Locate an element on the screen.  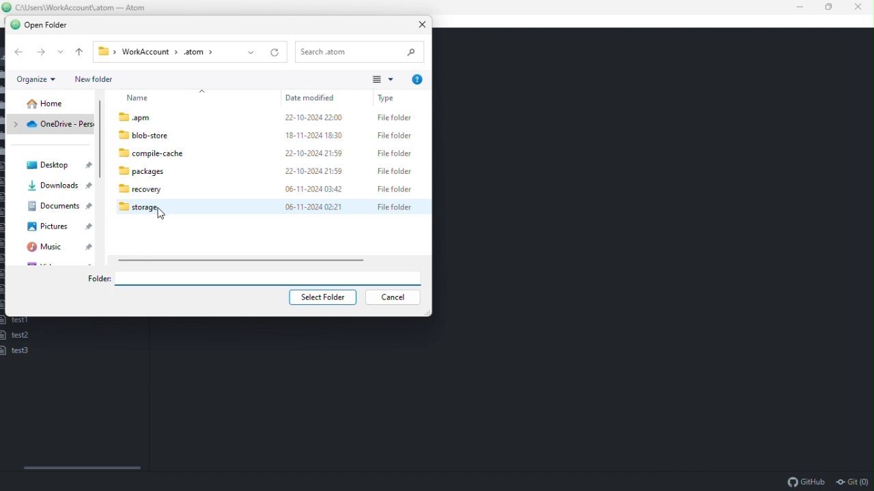
Documents is located at coordinates (59, 206).